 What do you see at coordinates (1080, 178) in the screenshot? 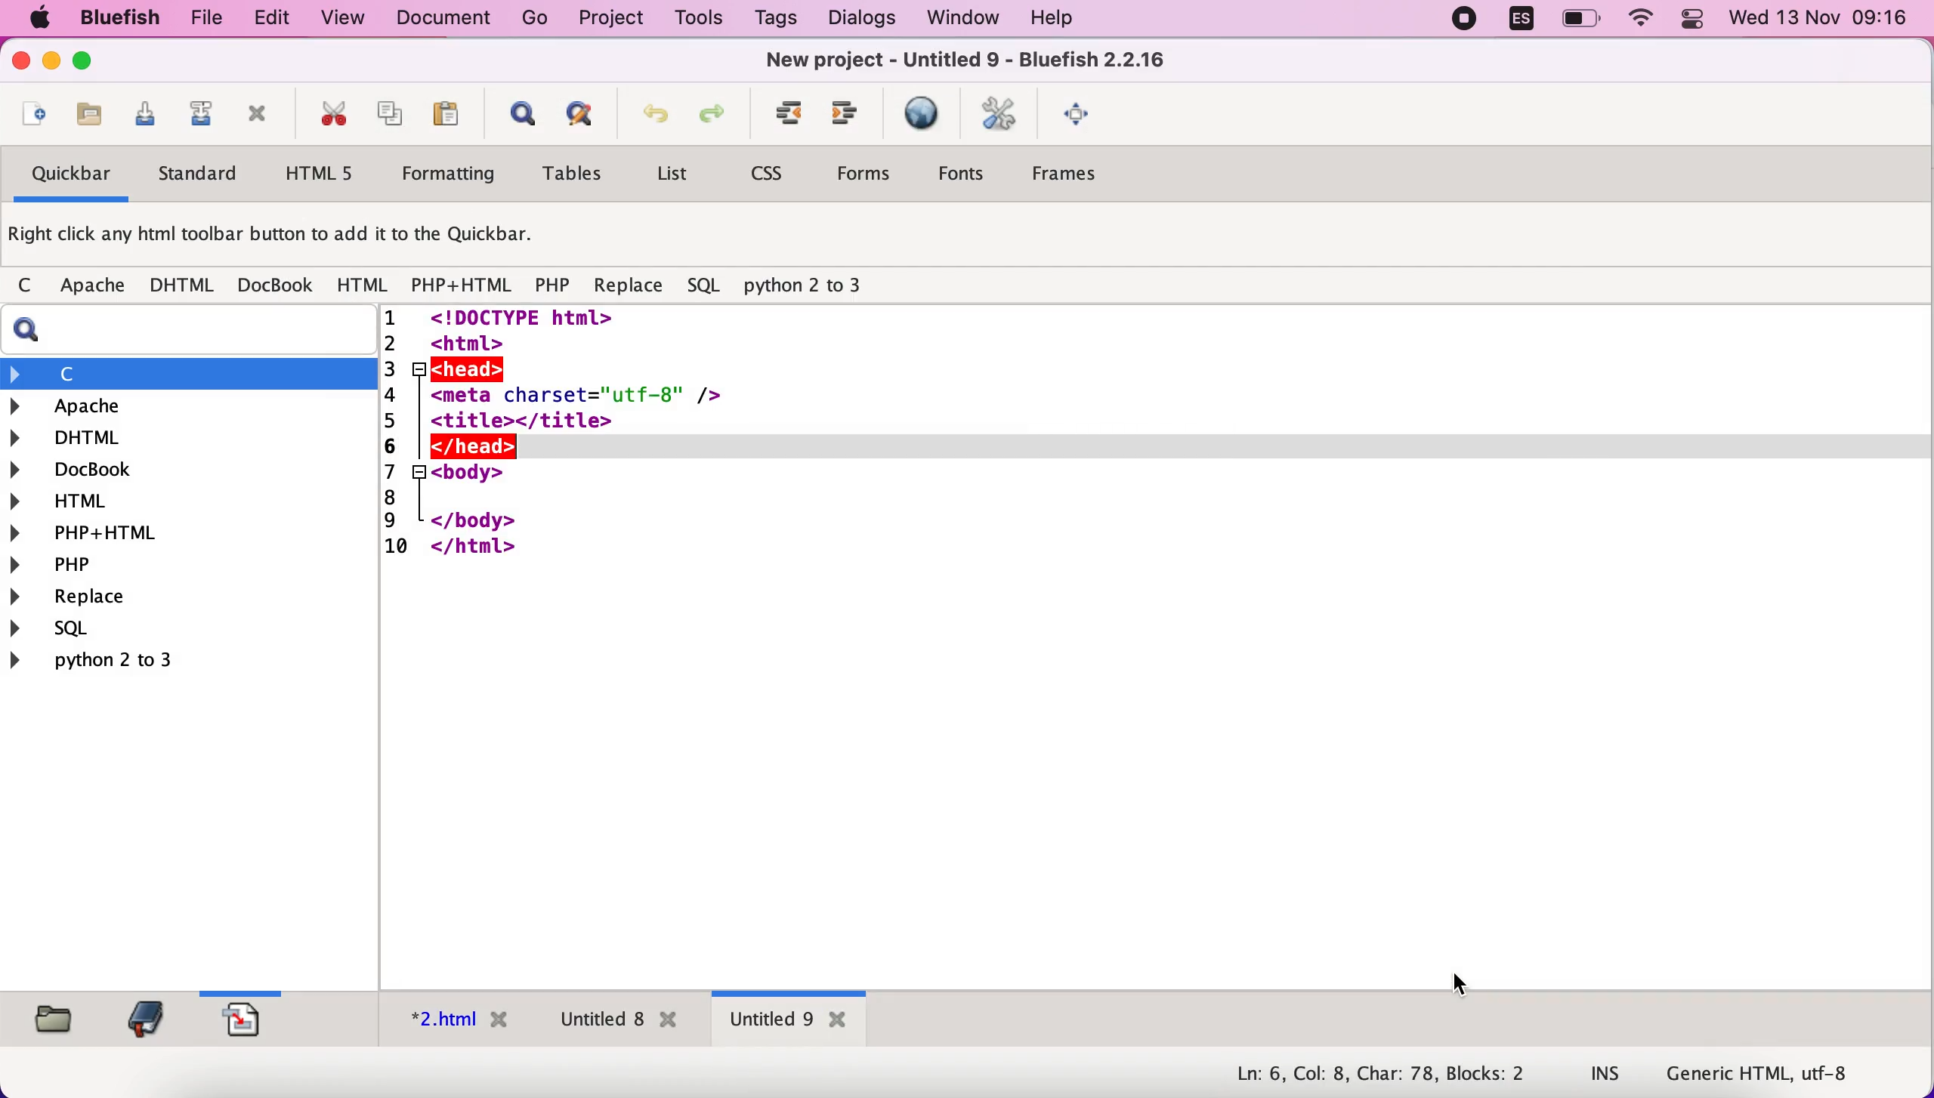
I see `frames` at bounding box center [1080, 178].